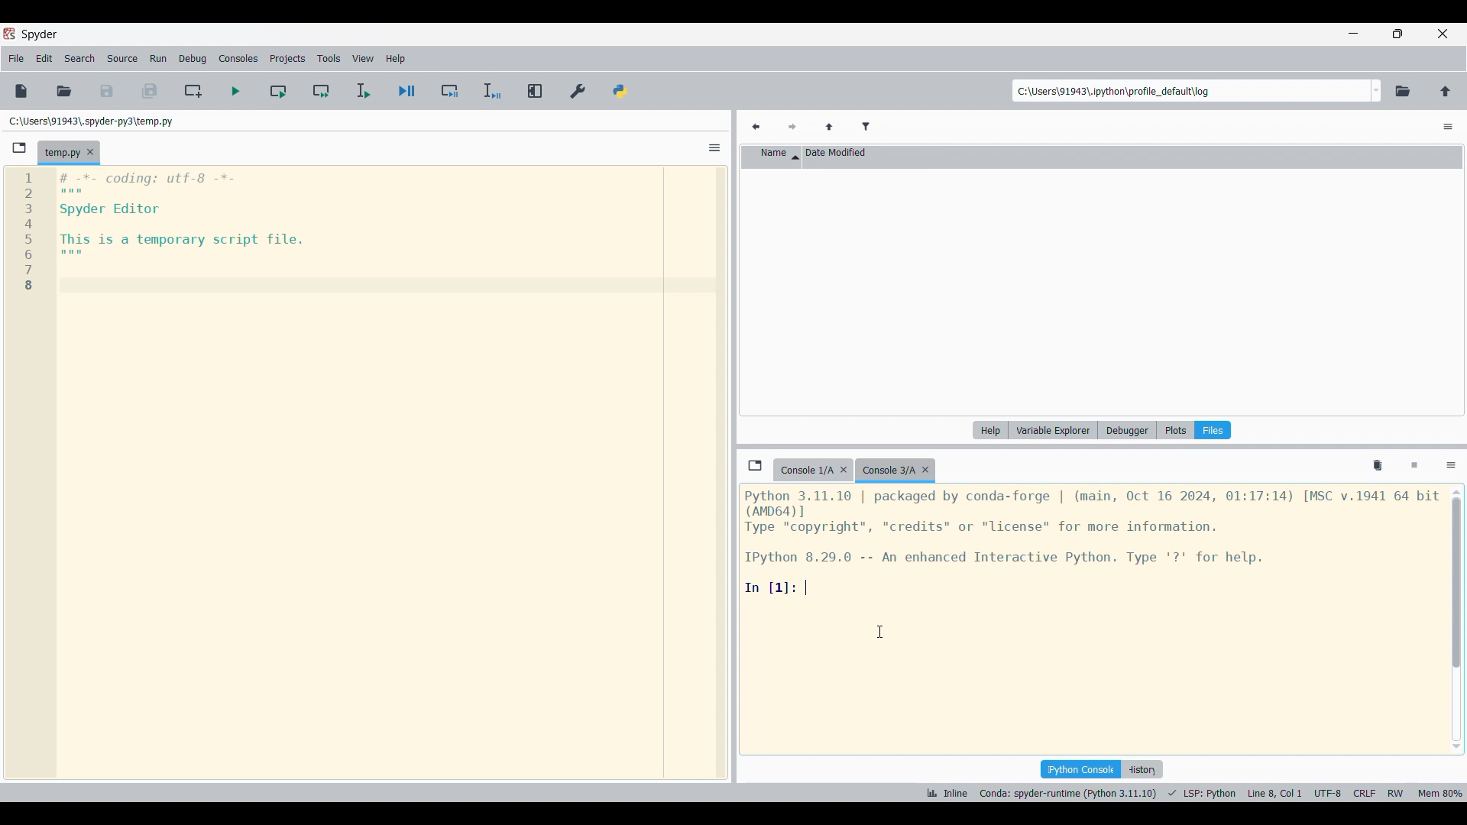 This screenshot has height=825, width=1467. What do you see at coordinates (9, 34) in the screenshot?
I see `Software logo` at bounding box center [9, 34].